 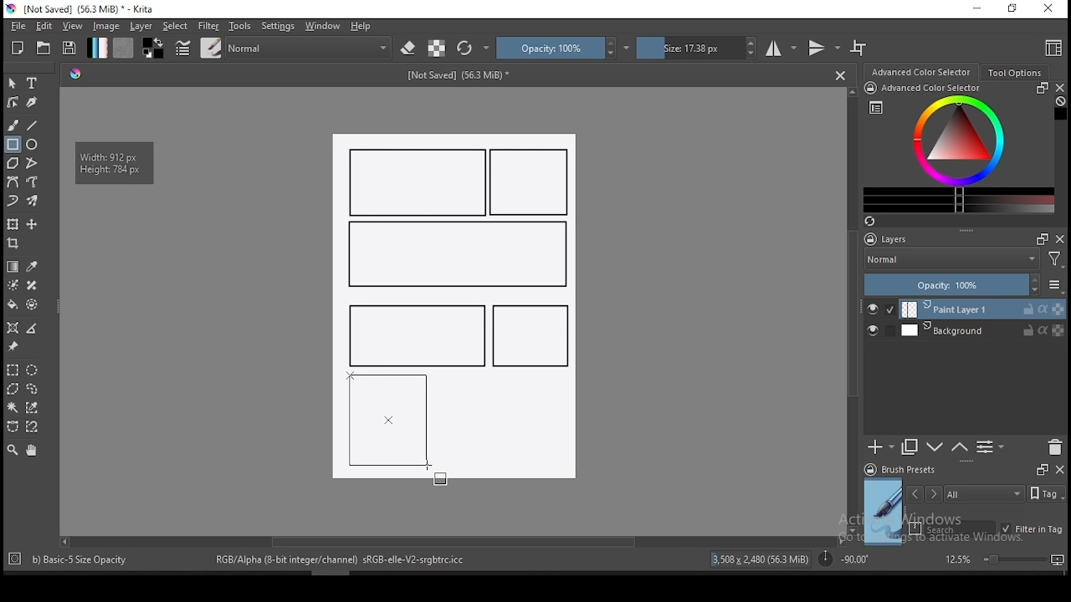 I want to click on line tool, so click(x=33, y=125).